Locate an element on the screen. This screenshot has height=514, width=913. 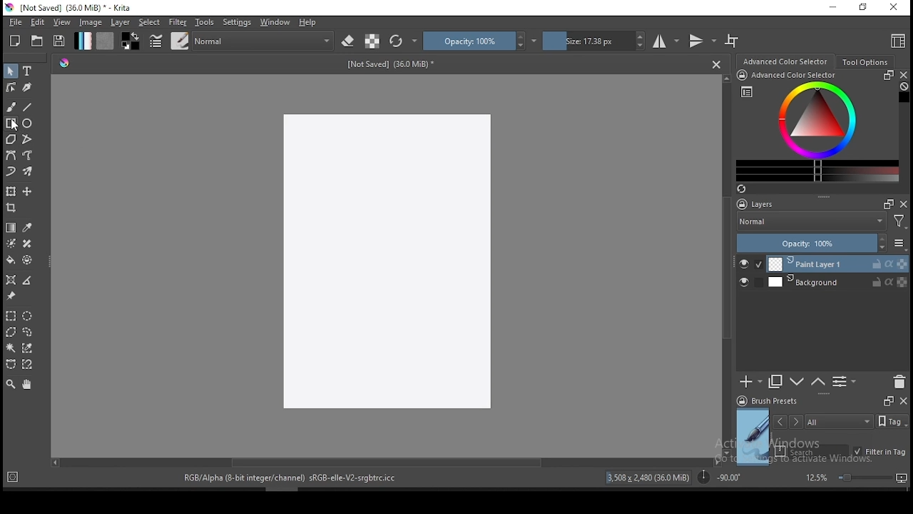
layer is located at coordinates (121, 22).